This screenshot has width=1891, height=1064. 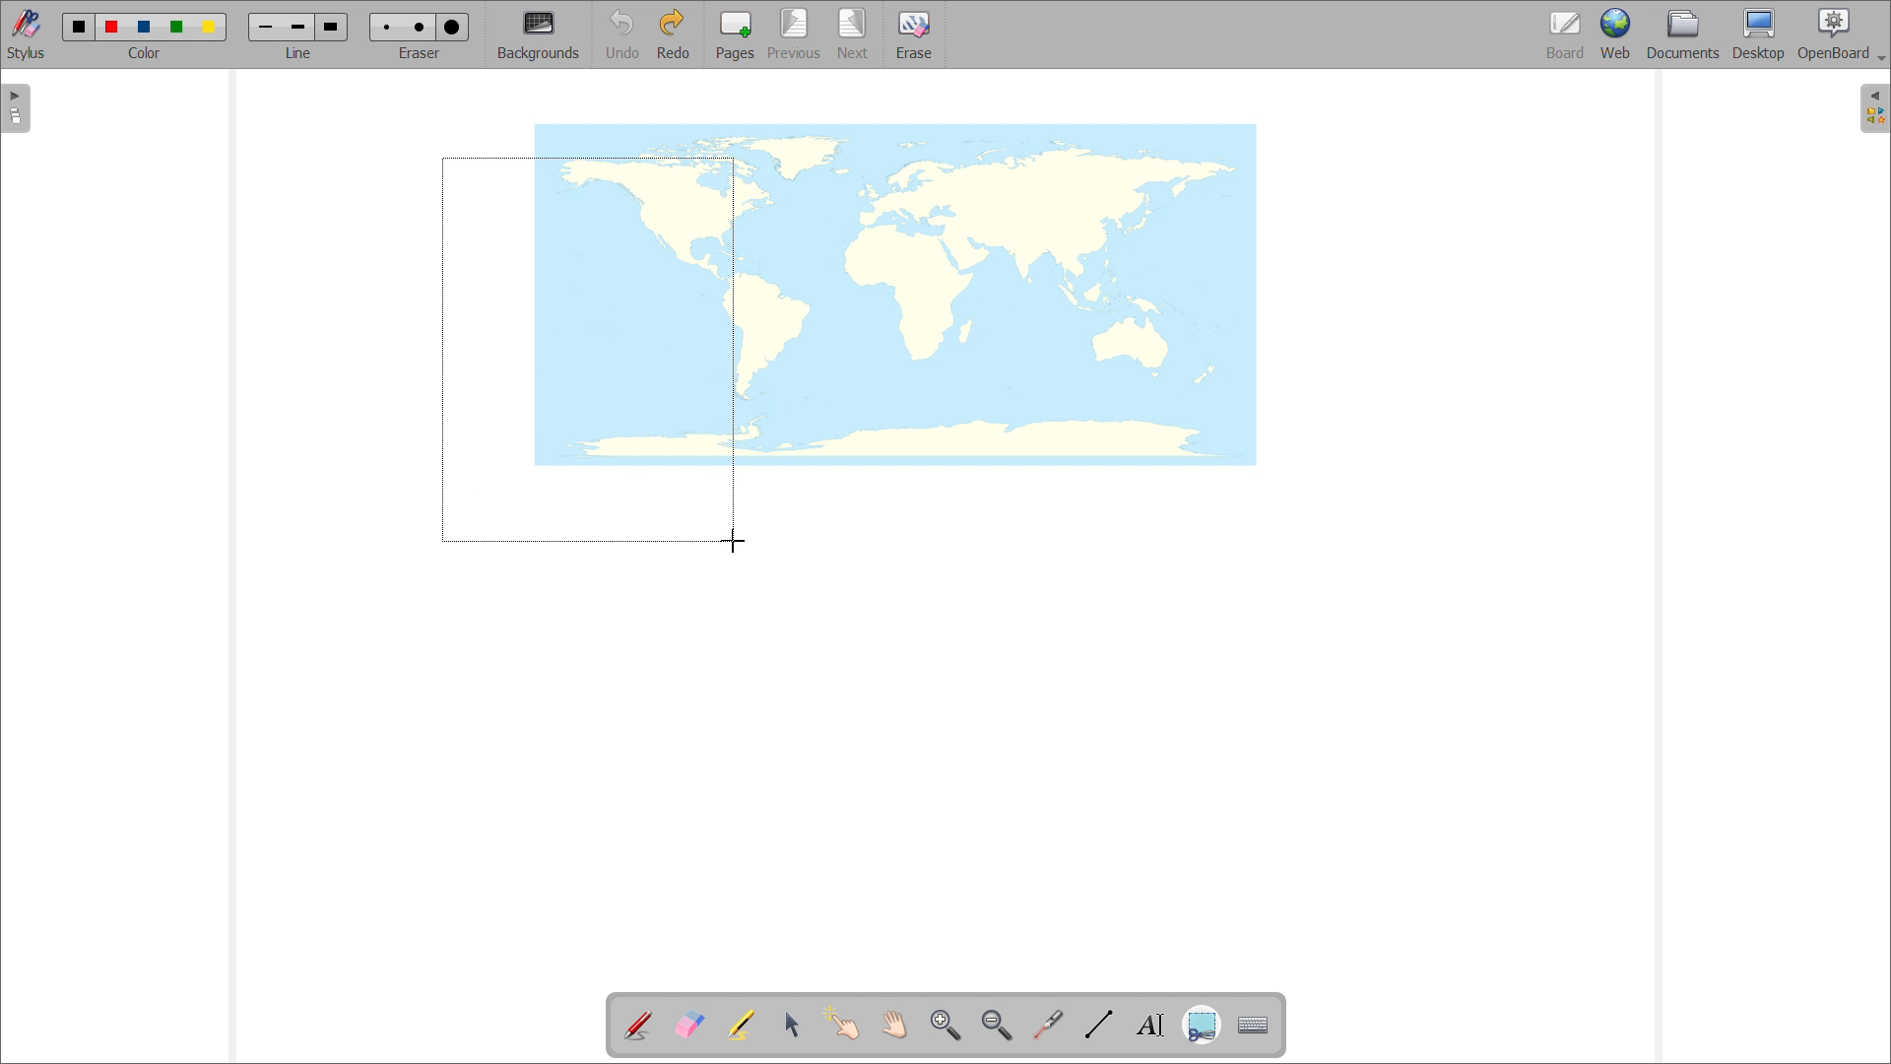 What do you see at coordinates (80, 25) in the screenshot?
I see `black` at bounding box center [80, 25].